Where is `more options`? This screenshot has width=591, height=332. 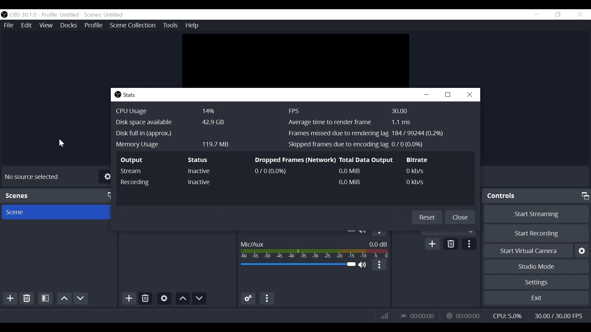 more options is located at coordinates (468, 245).